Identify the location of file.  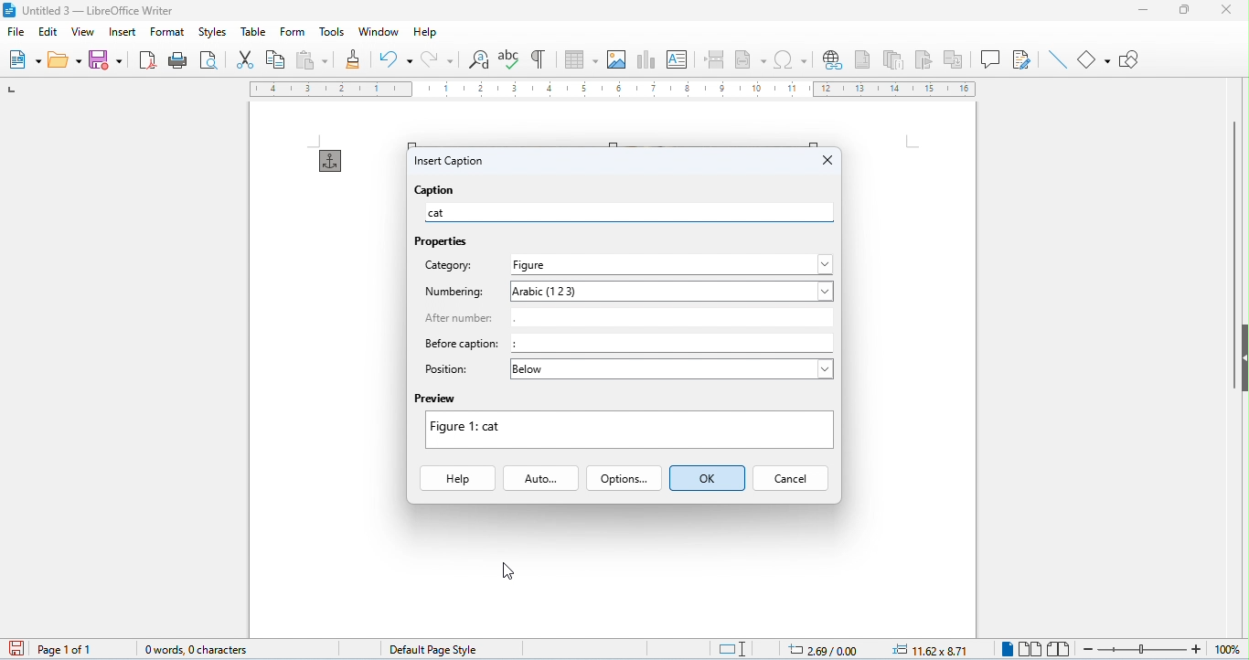
(16, 33).